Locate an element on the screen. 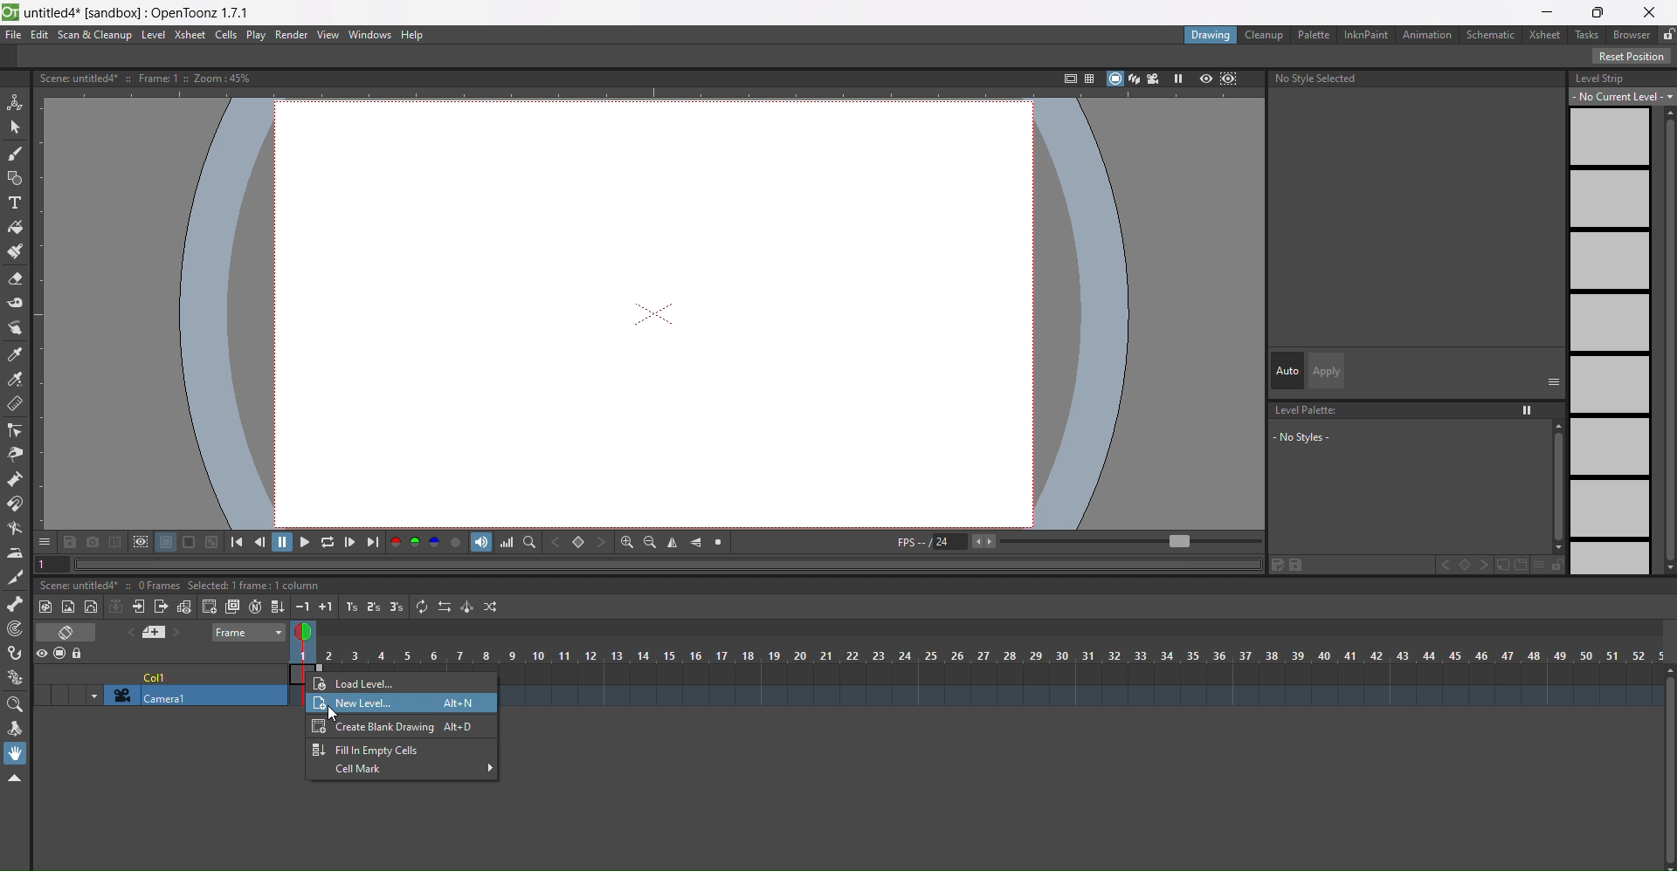 Image resolution: width=1677 pixels, height=871 pixels. load level is located at coordinates (380, 683).